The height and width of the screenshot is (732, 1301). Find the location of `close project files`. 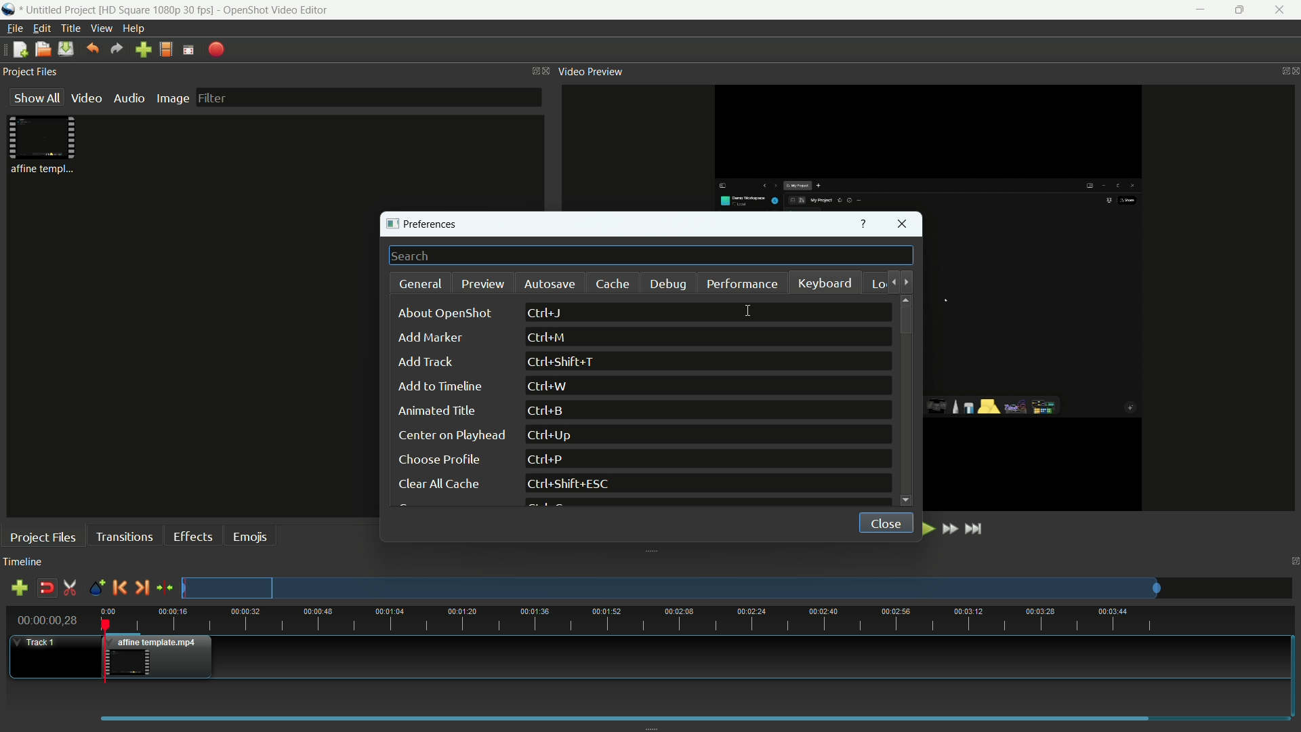

close project files is located at coordinates (543, 71).